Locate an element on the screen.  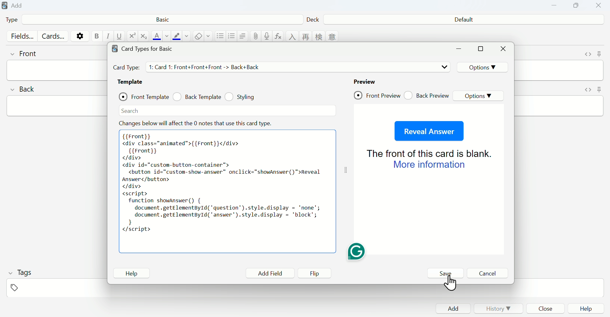
Save is located at coordinates (445, 274).